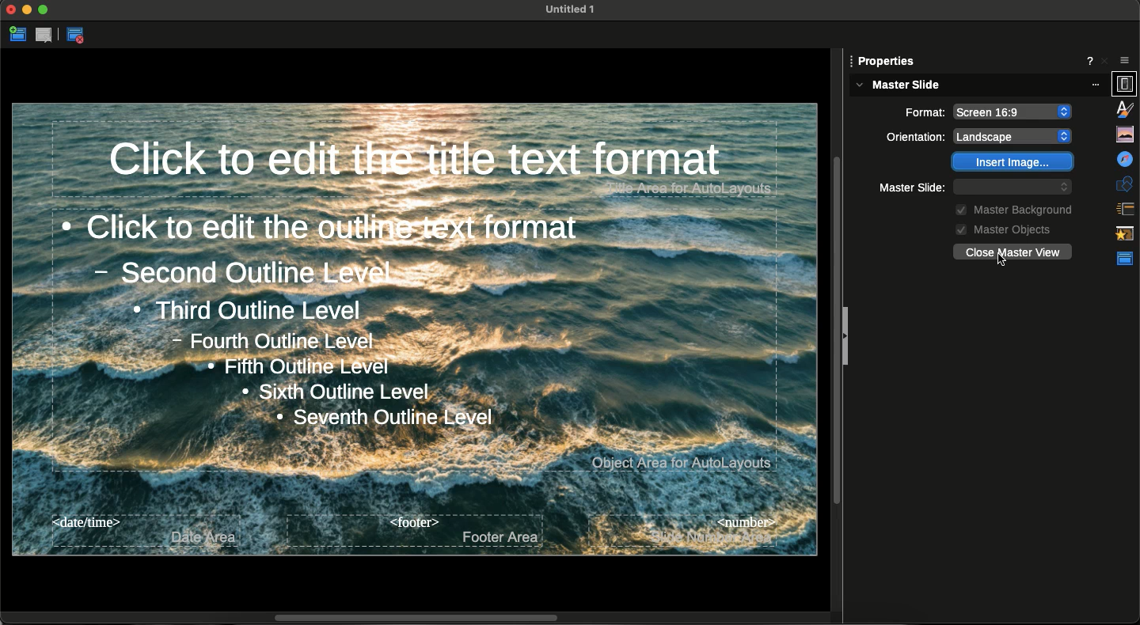 The height and width of the screenshot is (625, 1140). I want to click on None, so click(1019, 135).